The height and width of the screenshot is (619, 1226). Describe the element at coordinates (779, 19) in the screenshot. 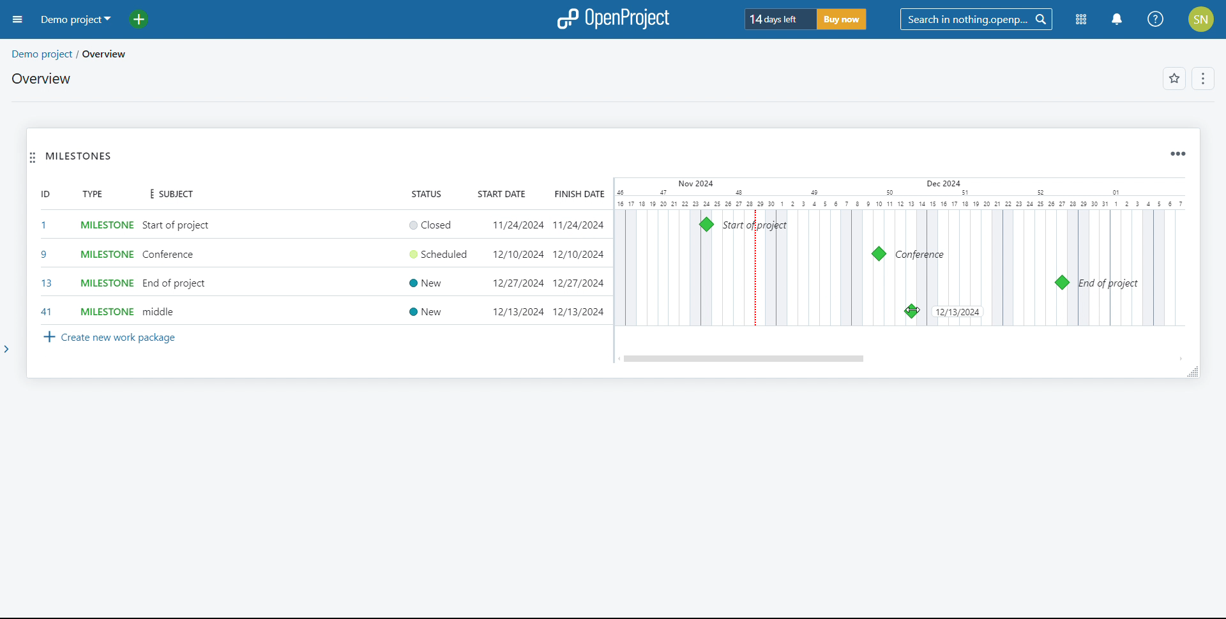

I see `days left of trial` at that location.